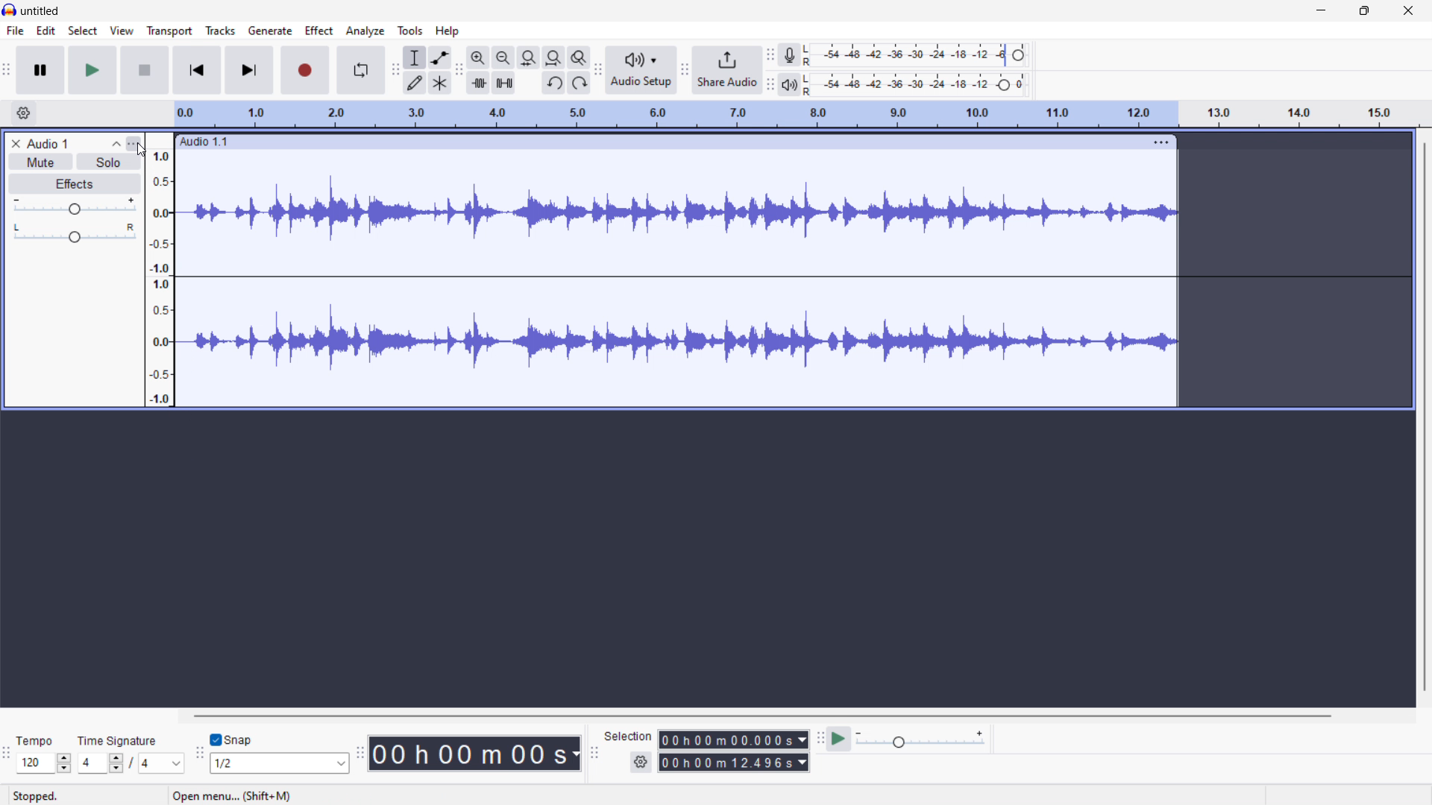  Describe the element at coordinates (476, 754) in the screenshot. I see `timestamp` at that location.